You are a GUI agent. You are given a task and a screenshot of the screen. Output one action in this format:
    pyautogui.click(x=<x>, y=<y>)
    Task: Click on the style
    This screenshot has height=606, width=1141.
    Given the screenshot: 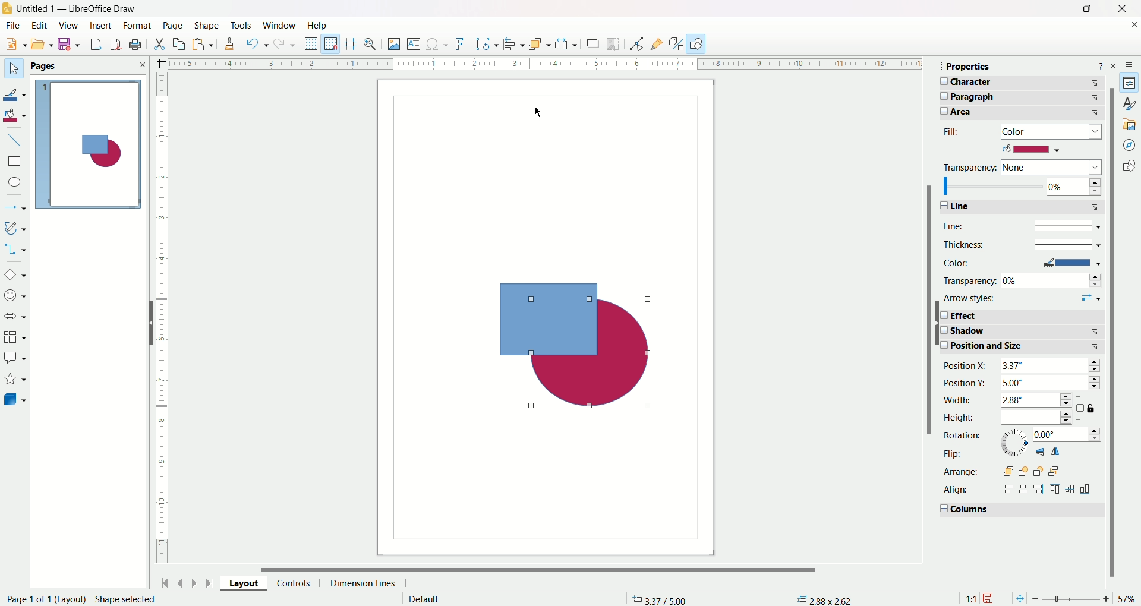 What is the action you would take?
    pyautogui.click(x=1126, y=103)
    